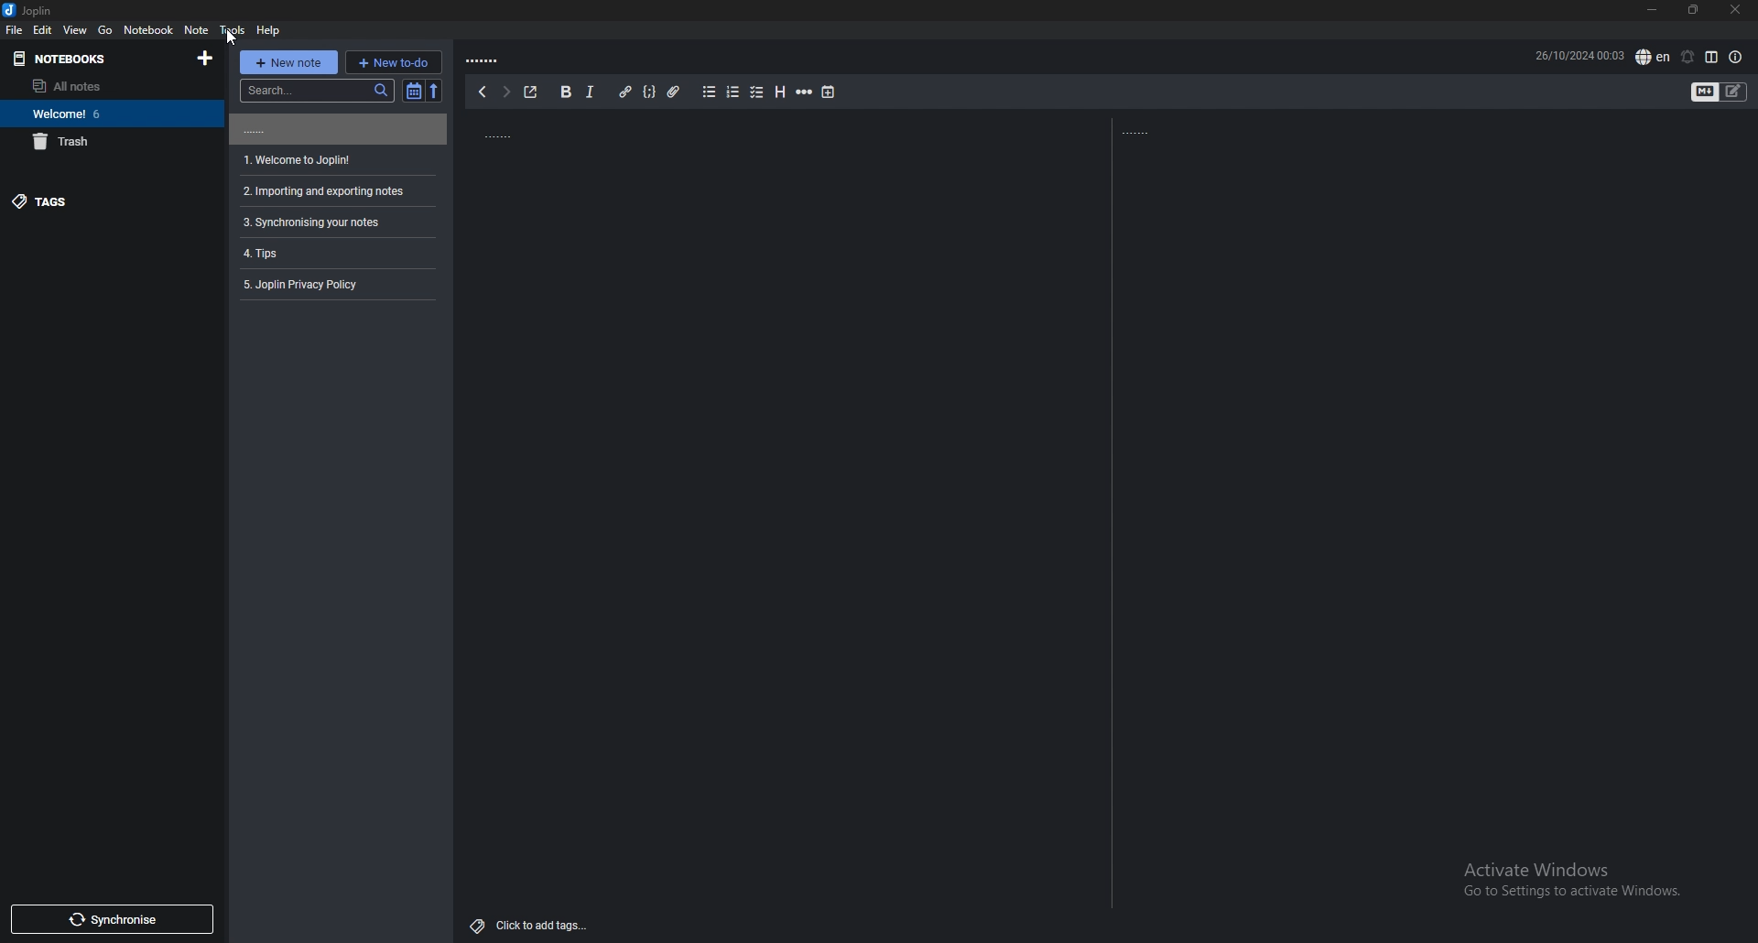 The width and height of the screenshot is (1758, 943). I want to click on file, so click(16, 30).